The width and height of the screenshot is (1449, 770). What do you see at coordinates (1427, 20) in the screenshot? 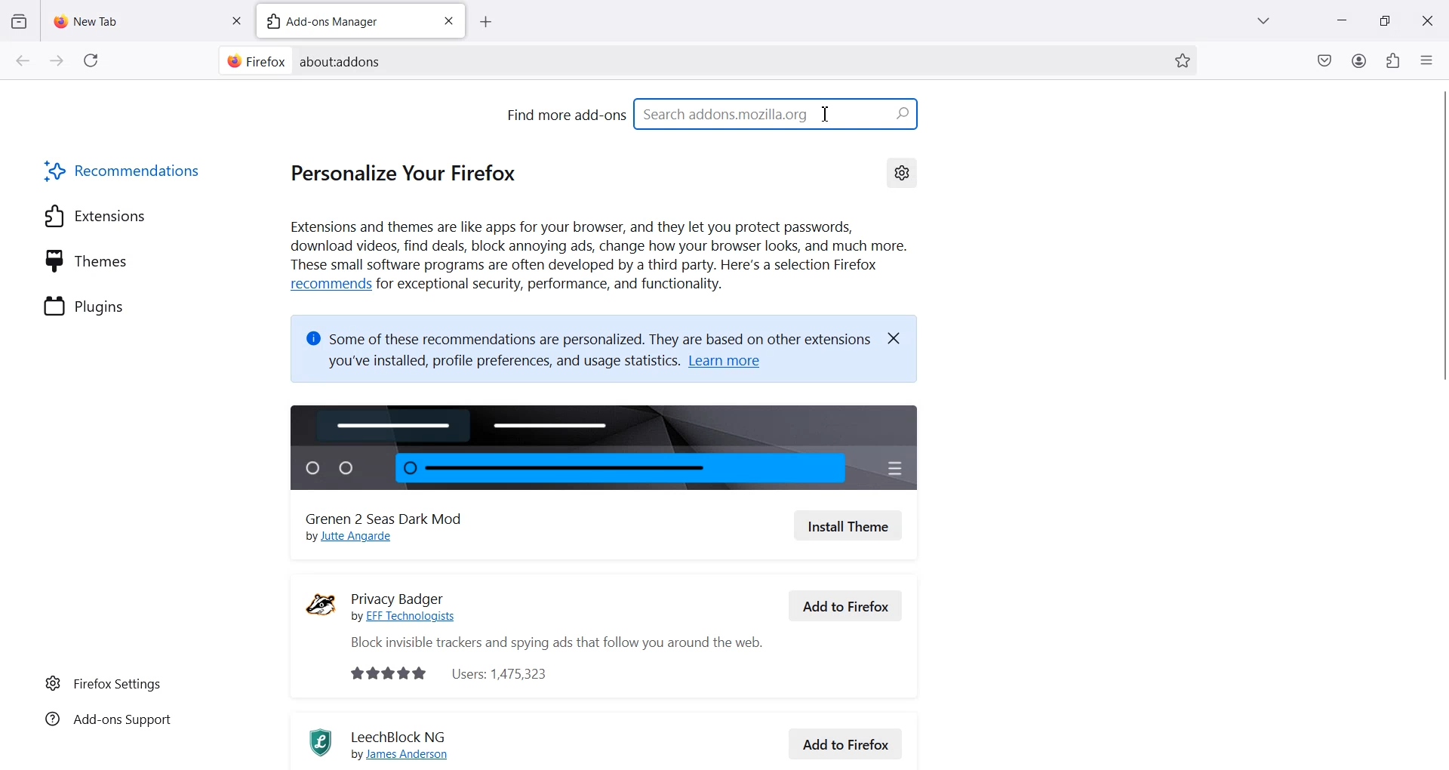
I see `Close` at bounding box center [1427, 20].